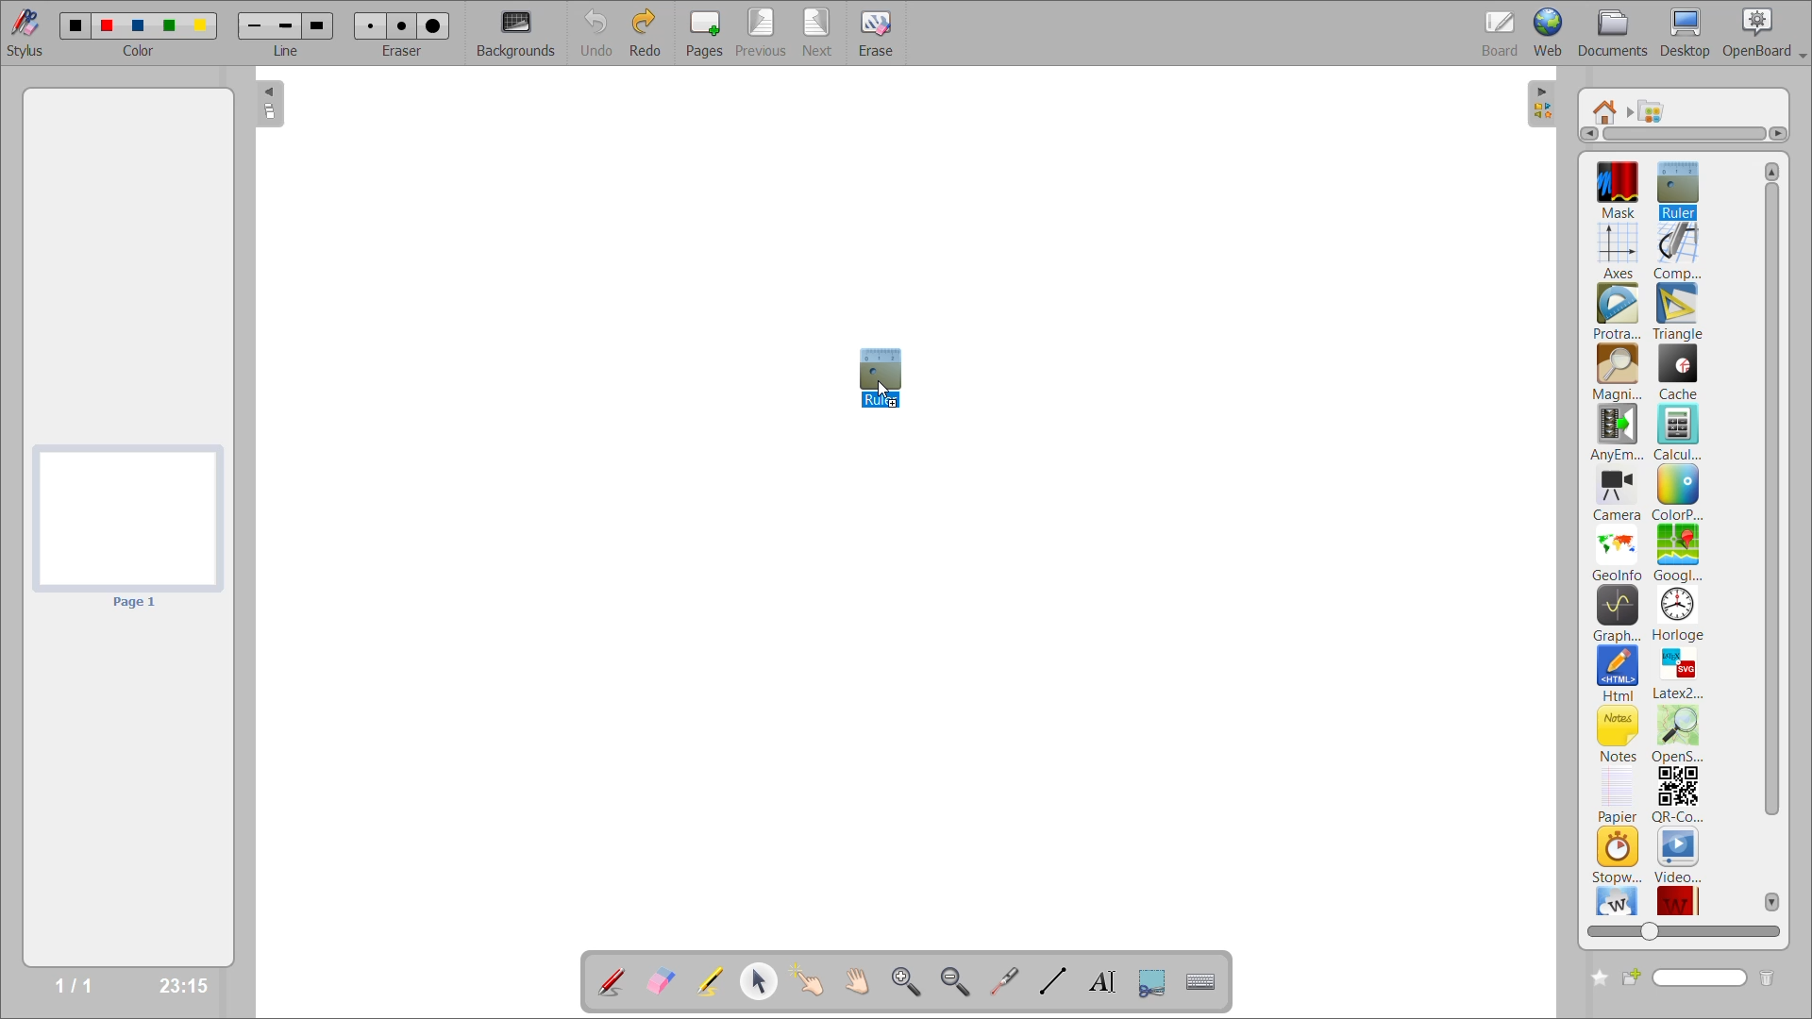  I want to click on graphme, so click(1618, 614).